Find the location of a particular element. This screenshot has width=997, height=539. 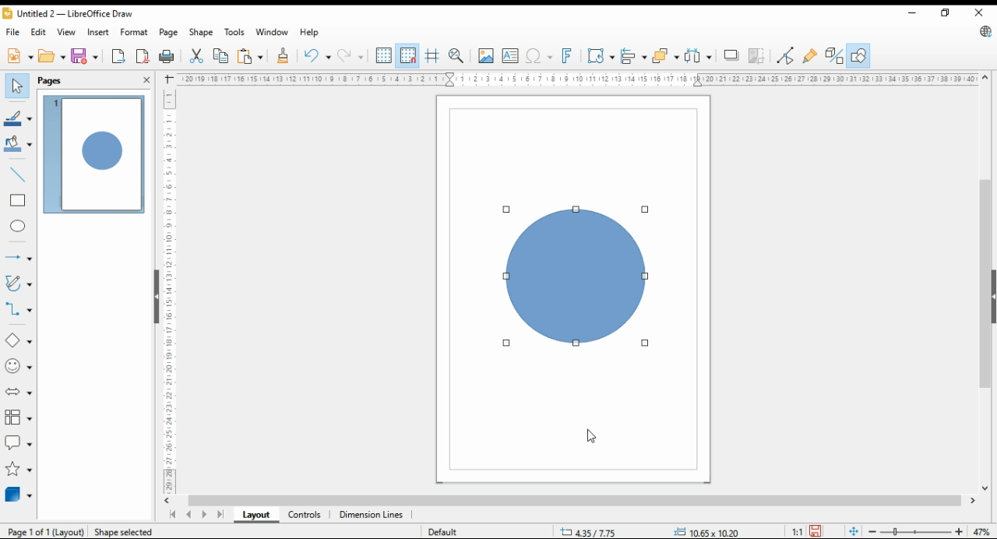

untitled 2 - libreoffice draw is located at coordinates (73, 15).